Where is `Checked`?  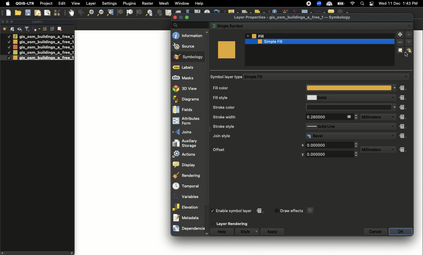 Checked is located at coordinates (6, 58).